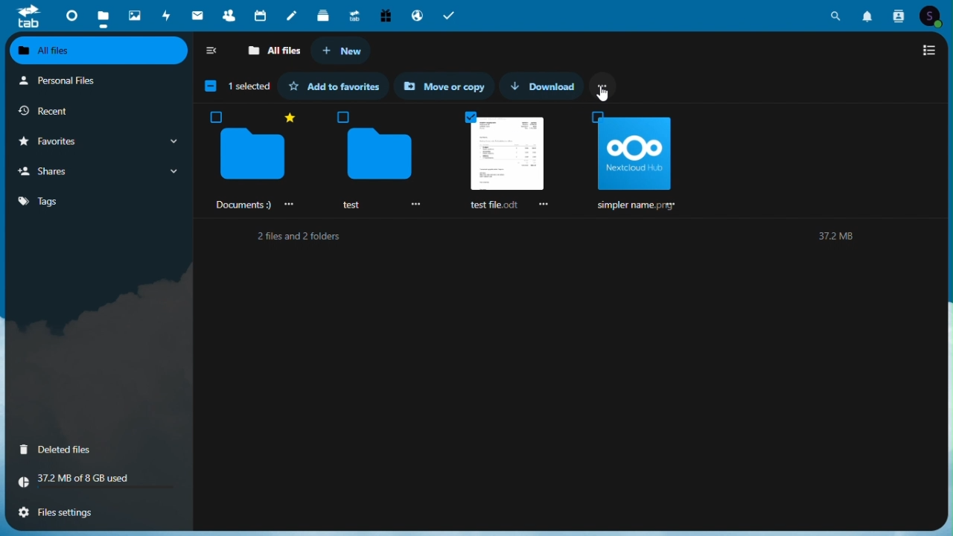  Describe the element at coordinates (103, 14) in the screenshot. I see `Files` at that location.